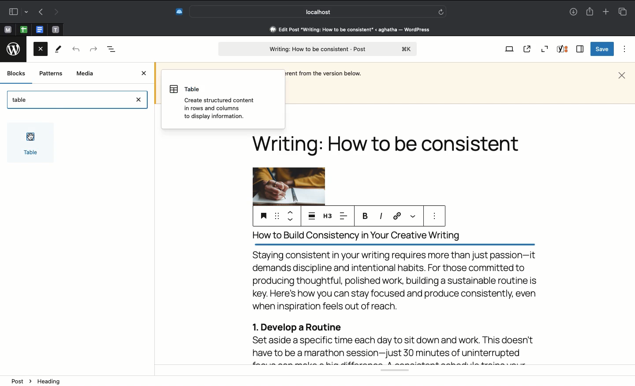  What do you see at coordinates (55, 30) in the screenshot?
I see `Pinned tabs` at bounding box center [55, 30].